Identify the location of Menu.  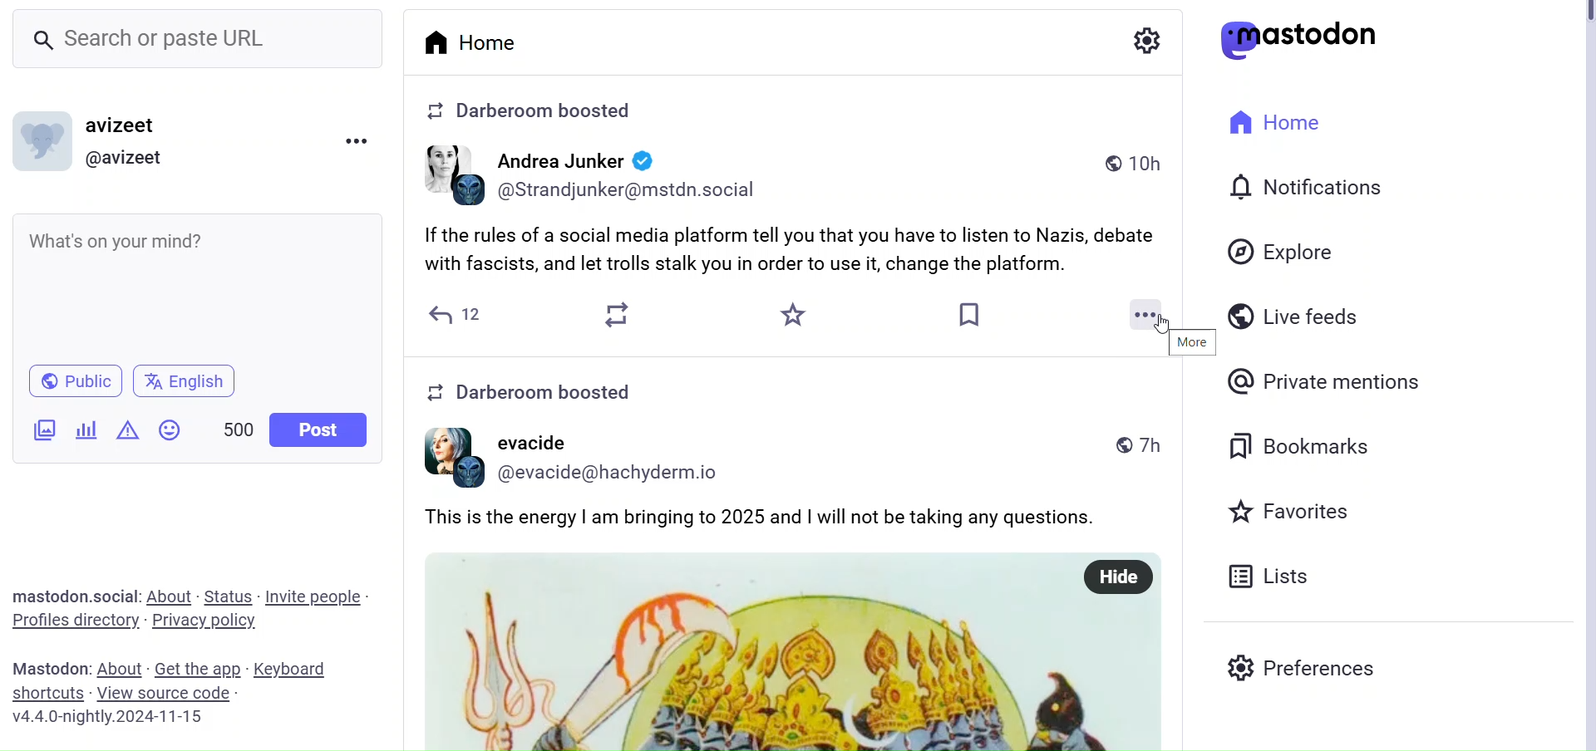
(356, 140).